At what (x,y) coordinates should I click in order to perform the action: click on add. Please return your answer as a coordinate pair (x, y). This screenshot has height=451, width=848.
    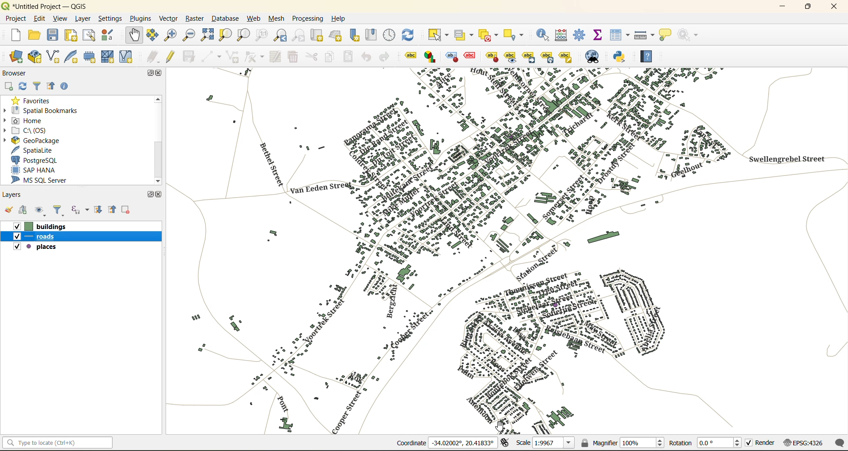
    Looking at the image, I should click on (24, 210).